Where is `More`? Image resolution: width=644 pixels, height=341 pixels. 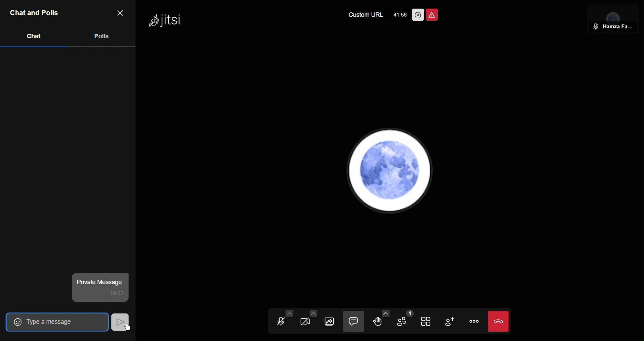 More is located at coordinates (478, 322).